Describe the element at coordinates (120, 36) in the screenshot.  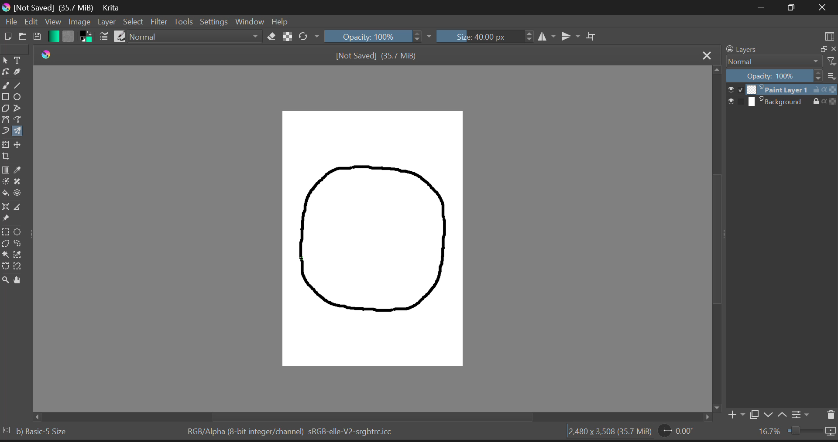
I see `Brush Presets` at that location.